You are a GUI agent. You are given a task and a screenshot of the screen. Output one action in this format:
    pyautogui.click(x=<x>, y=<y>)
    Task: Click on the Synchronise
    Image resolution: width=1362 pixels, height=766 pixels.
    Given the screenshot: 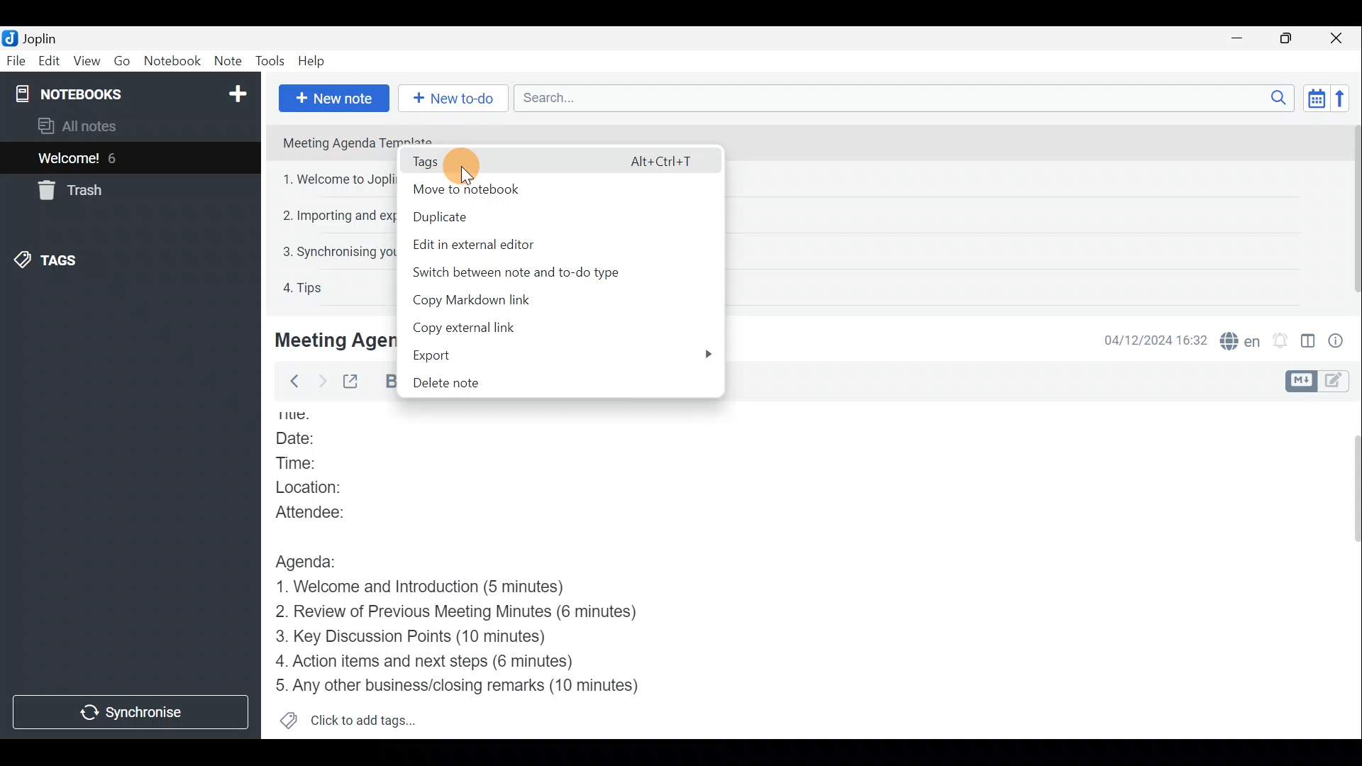 What is the action you would take?
    pyautogui.click(x=129, y=711)
    